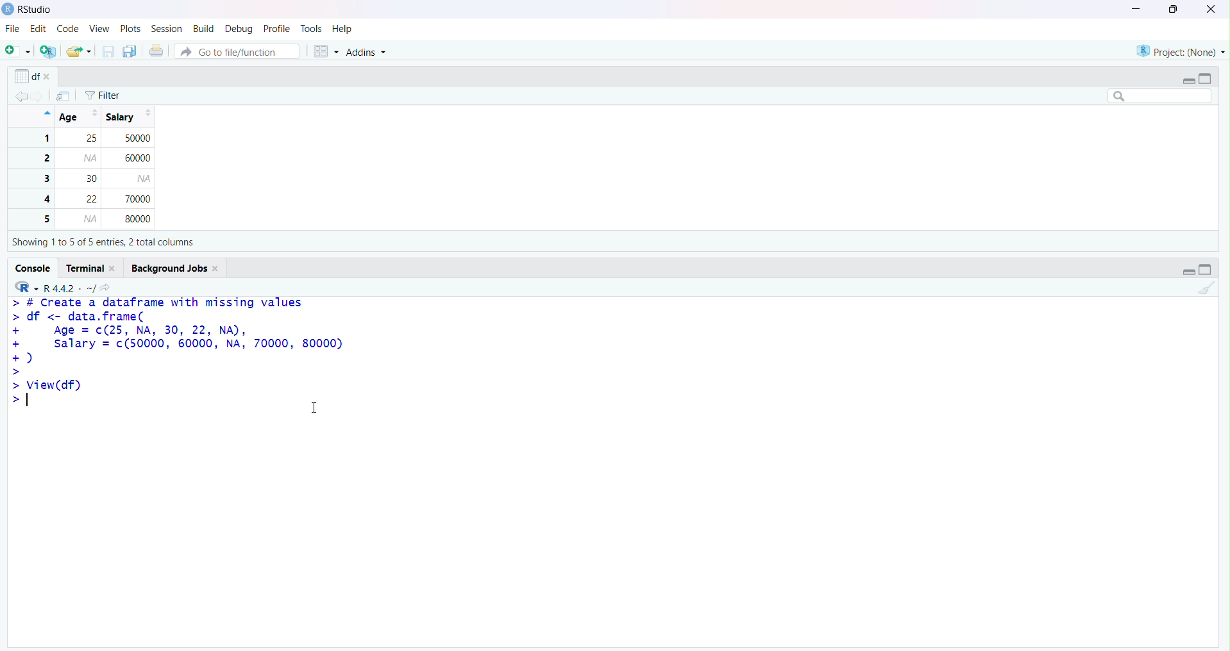 The width and height of the screenshot is (1230, 651). Describe the element at coordinates (107, 51) in the screenshot. I see `Save current document (Ctrl + S)` at that location.